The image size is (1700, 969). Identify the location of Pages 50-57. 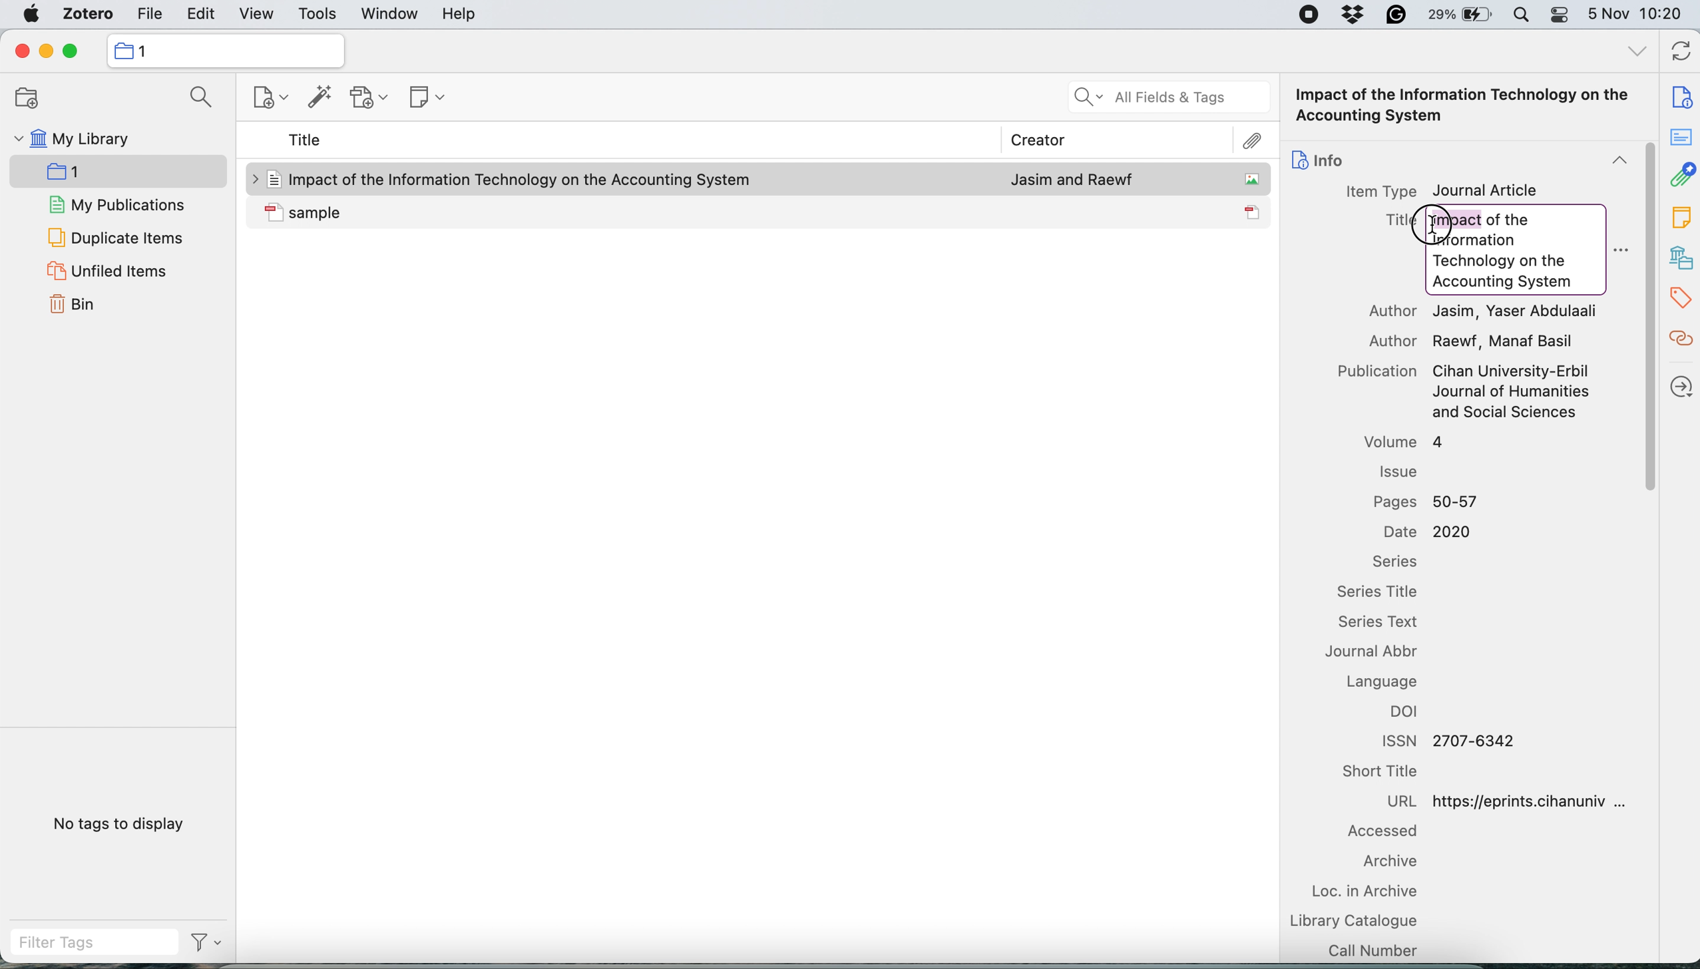
(1424, 502).